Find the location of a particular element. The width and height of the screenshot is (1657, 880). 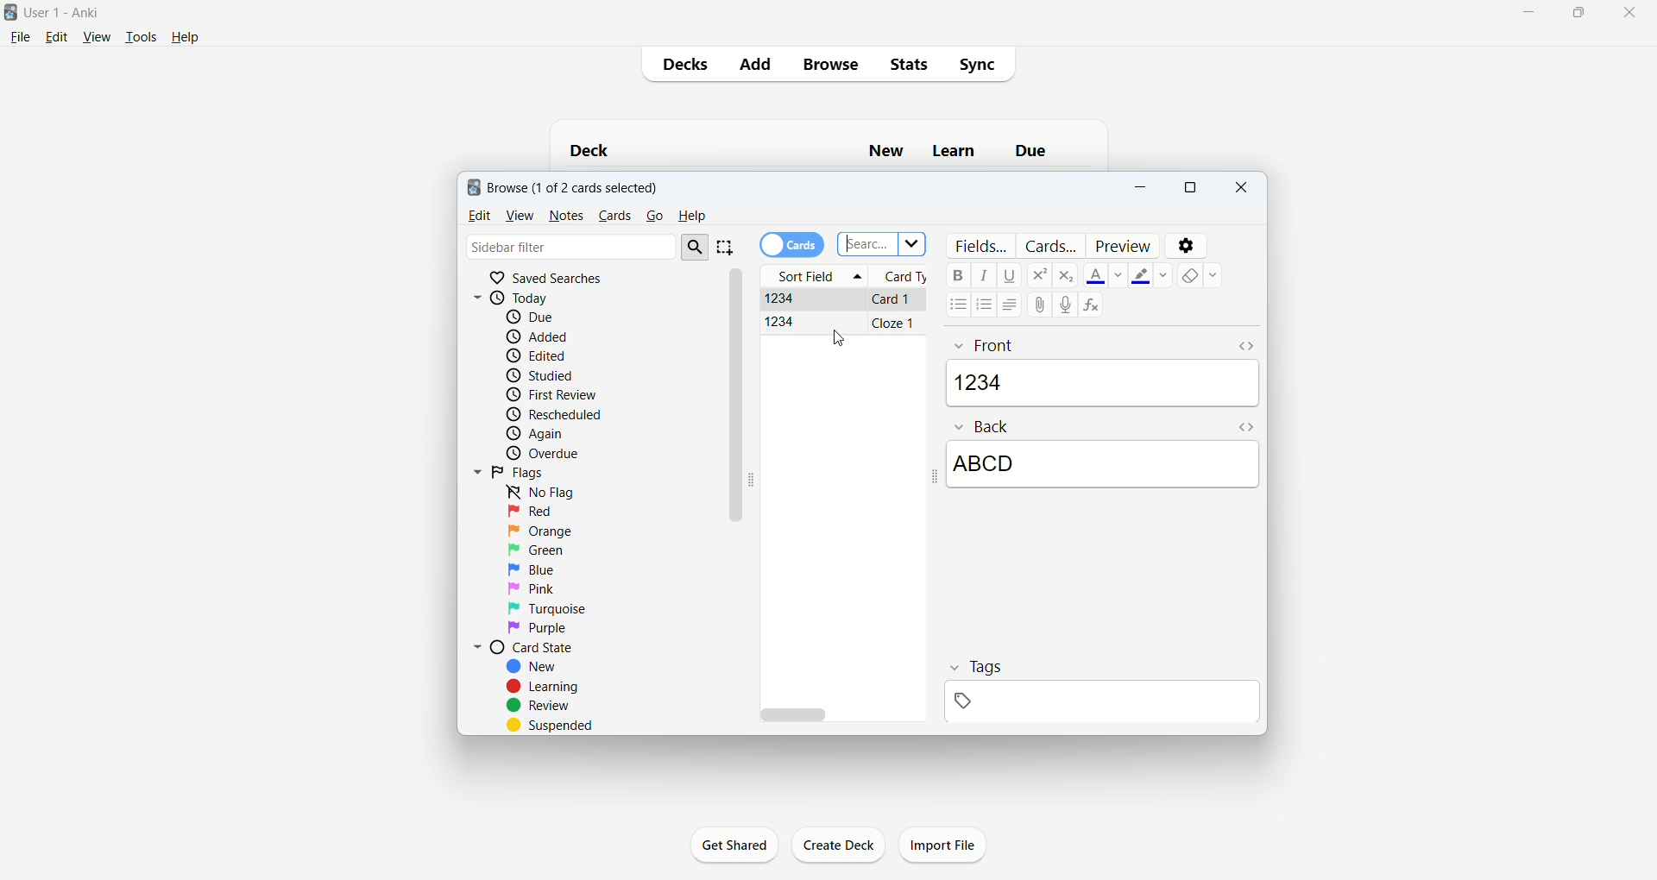

tags is located at coordinates (972, 666).